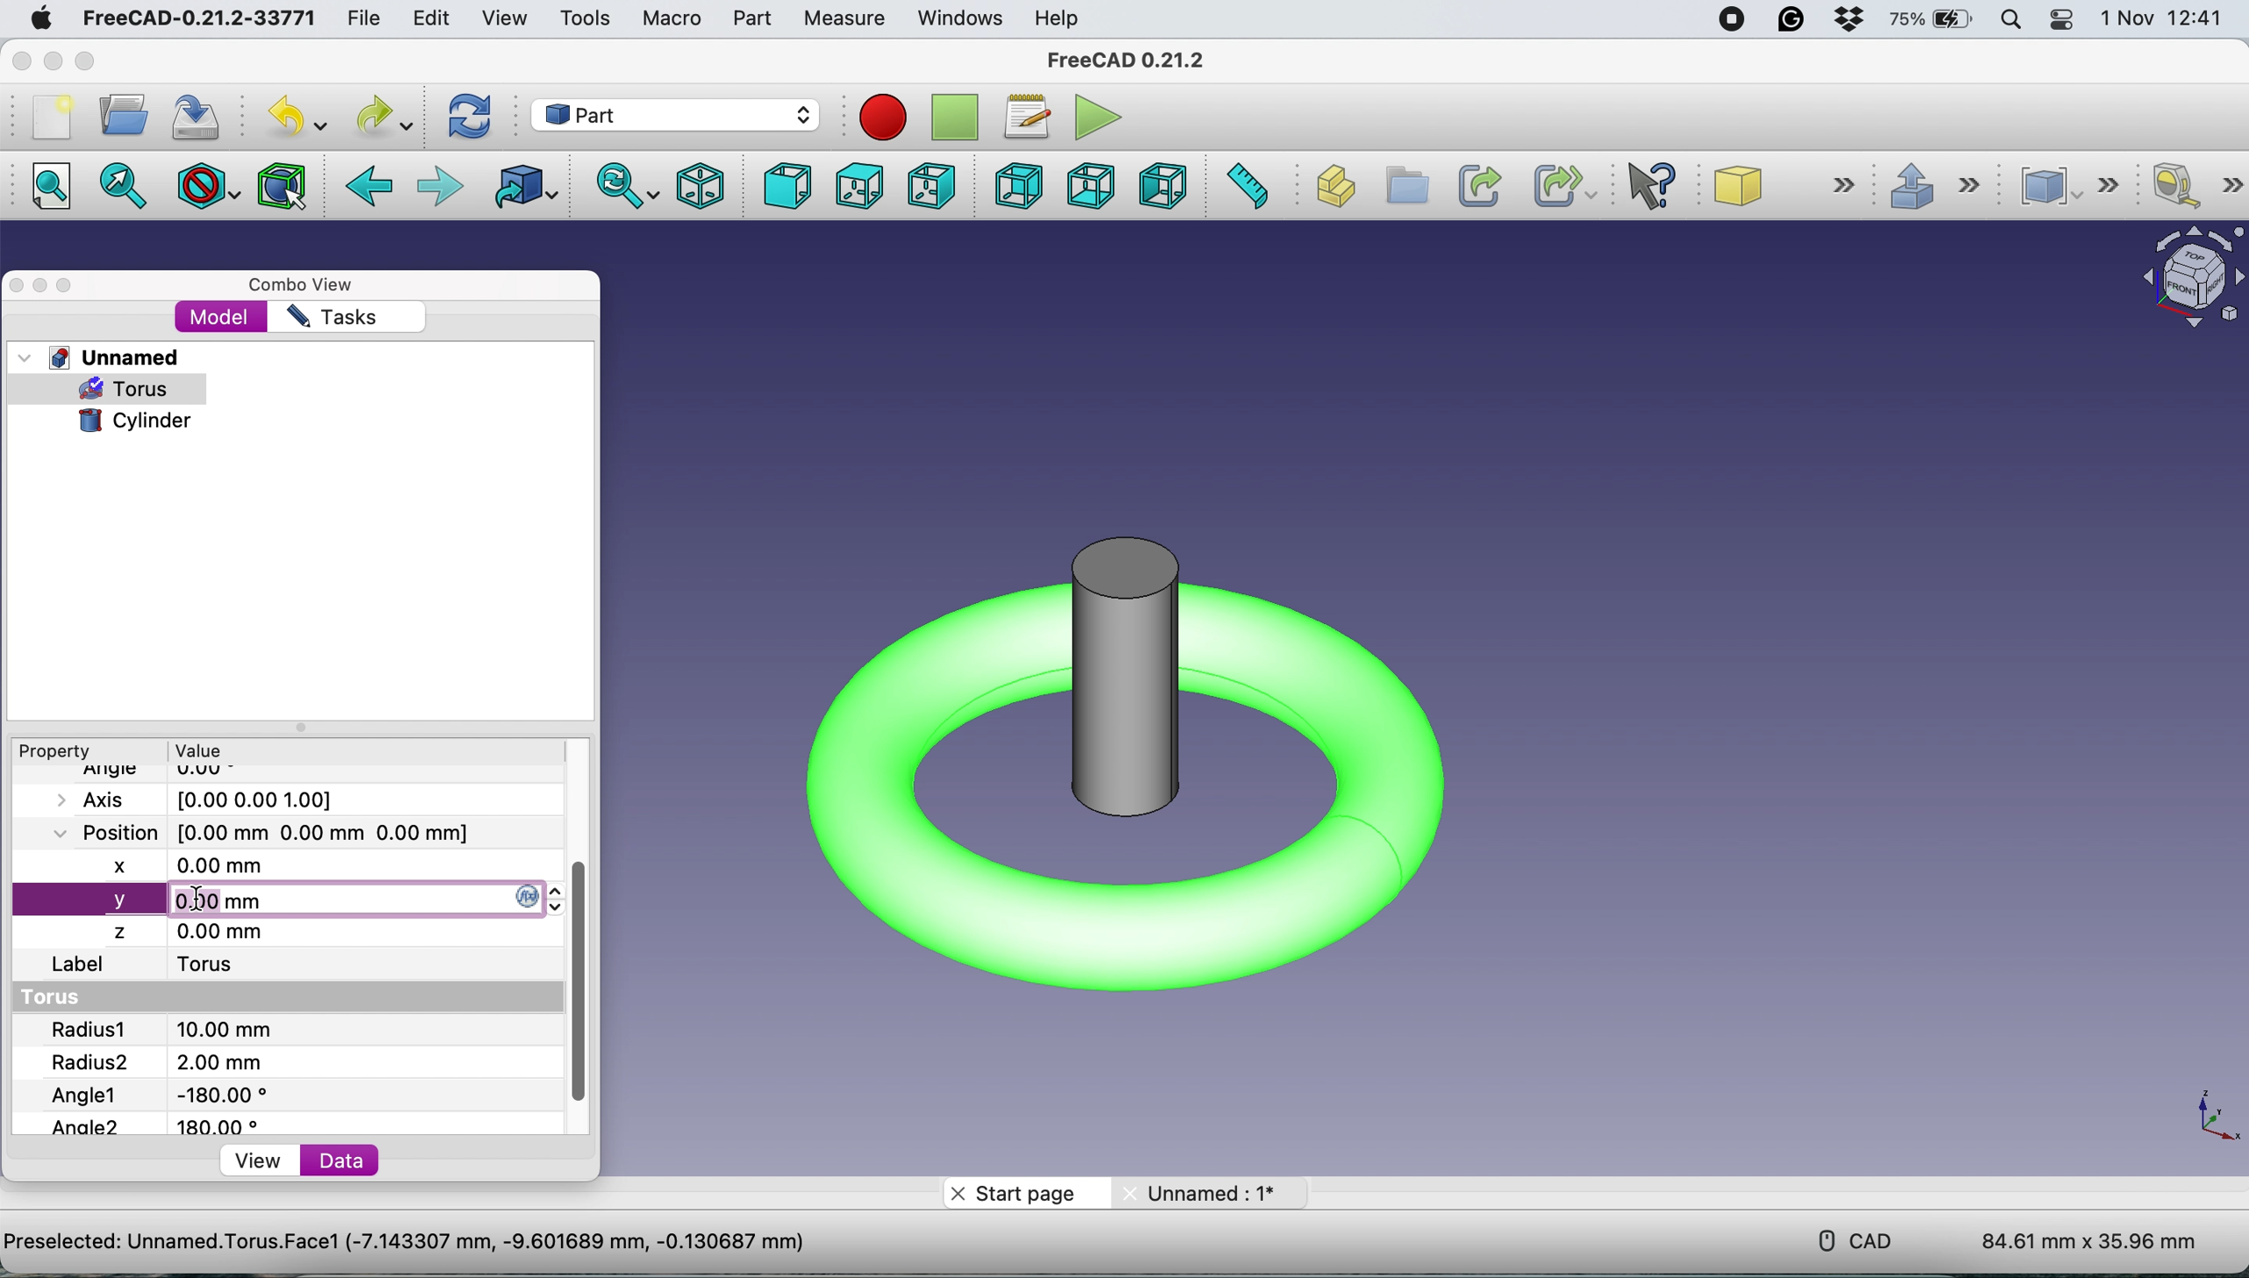  What do you see at coordinates (504, 18) in the screenshot?
I see `view` at bounding box center [504, 18].